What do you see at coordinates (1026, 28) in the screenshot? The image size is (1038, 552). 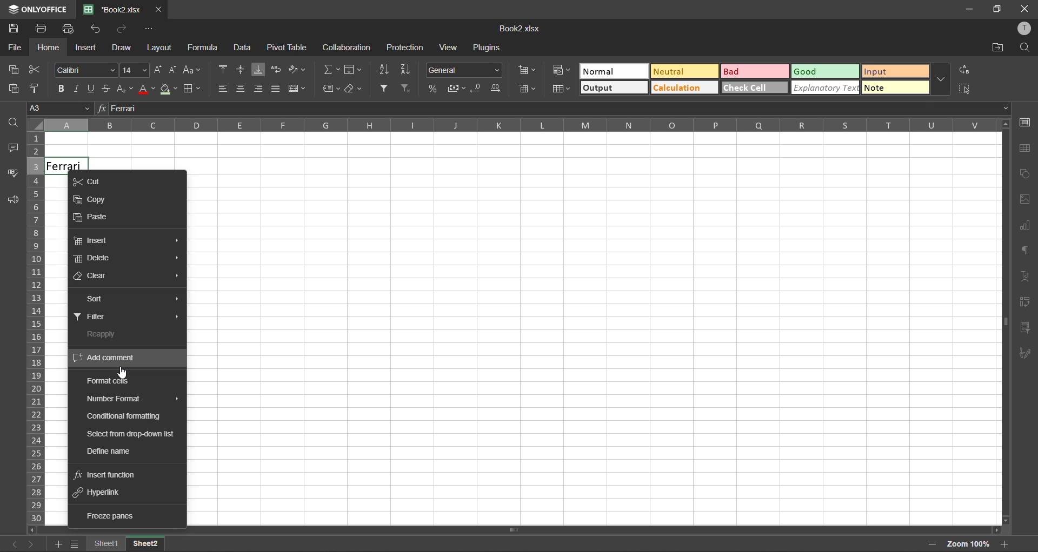 I see `profile` at bounding box center [1026, 28].